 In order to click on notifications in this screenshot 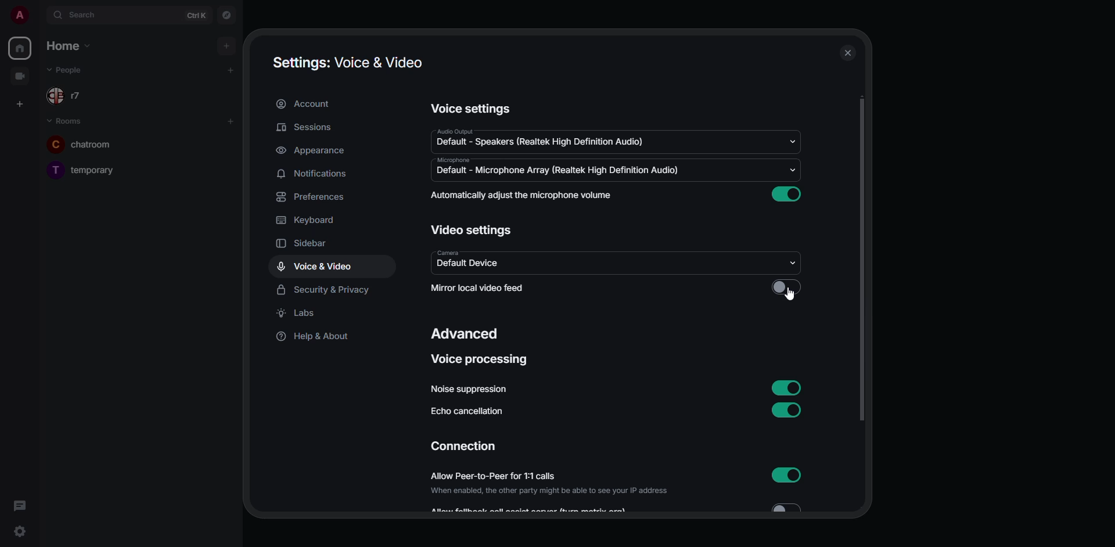, I will do `click(314, 174)`.